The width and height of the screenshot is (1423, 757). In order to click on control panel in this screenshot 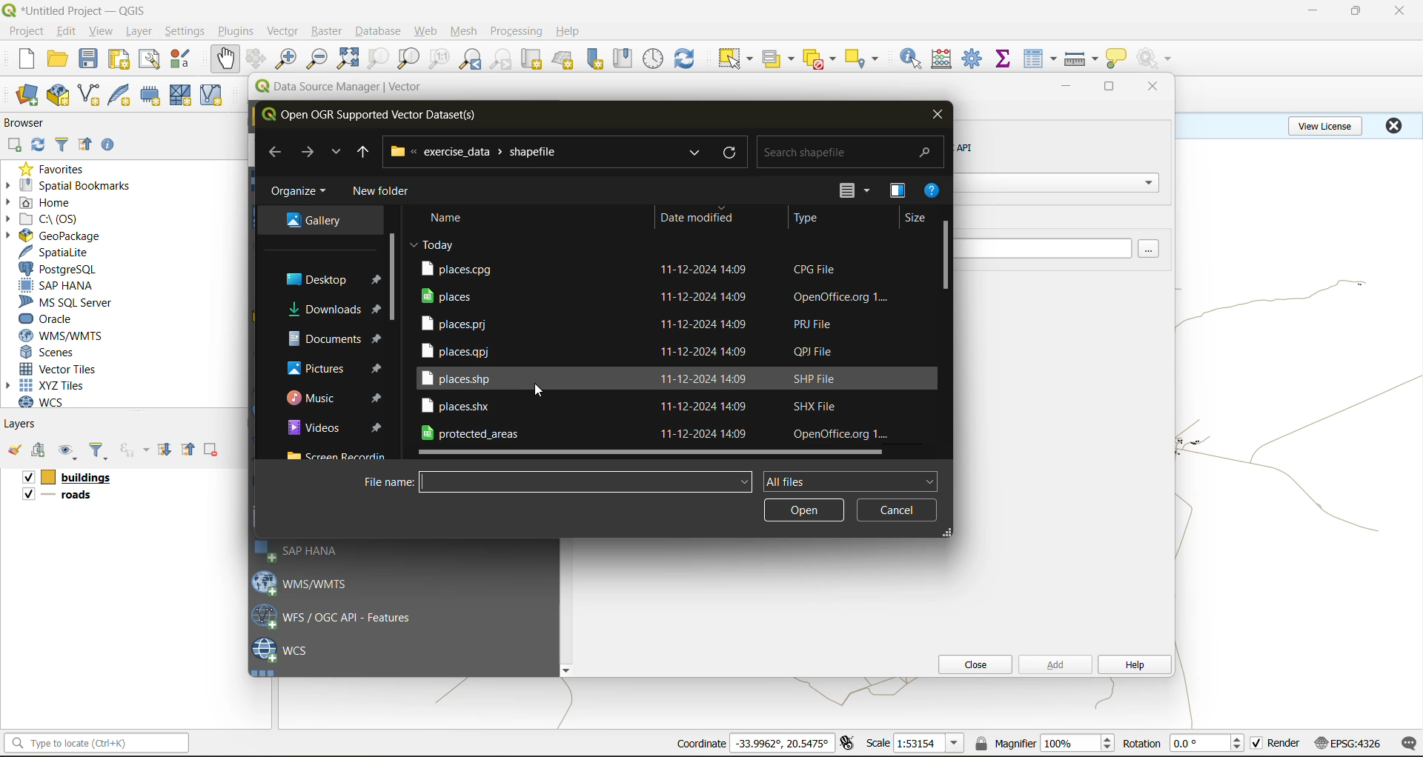, I will do `click(654, 59)`.